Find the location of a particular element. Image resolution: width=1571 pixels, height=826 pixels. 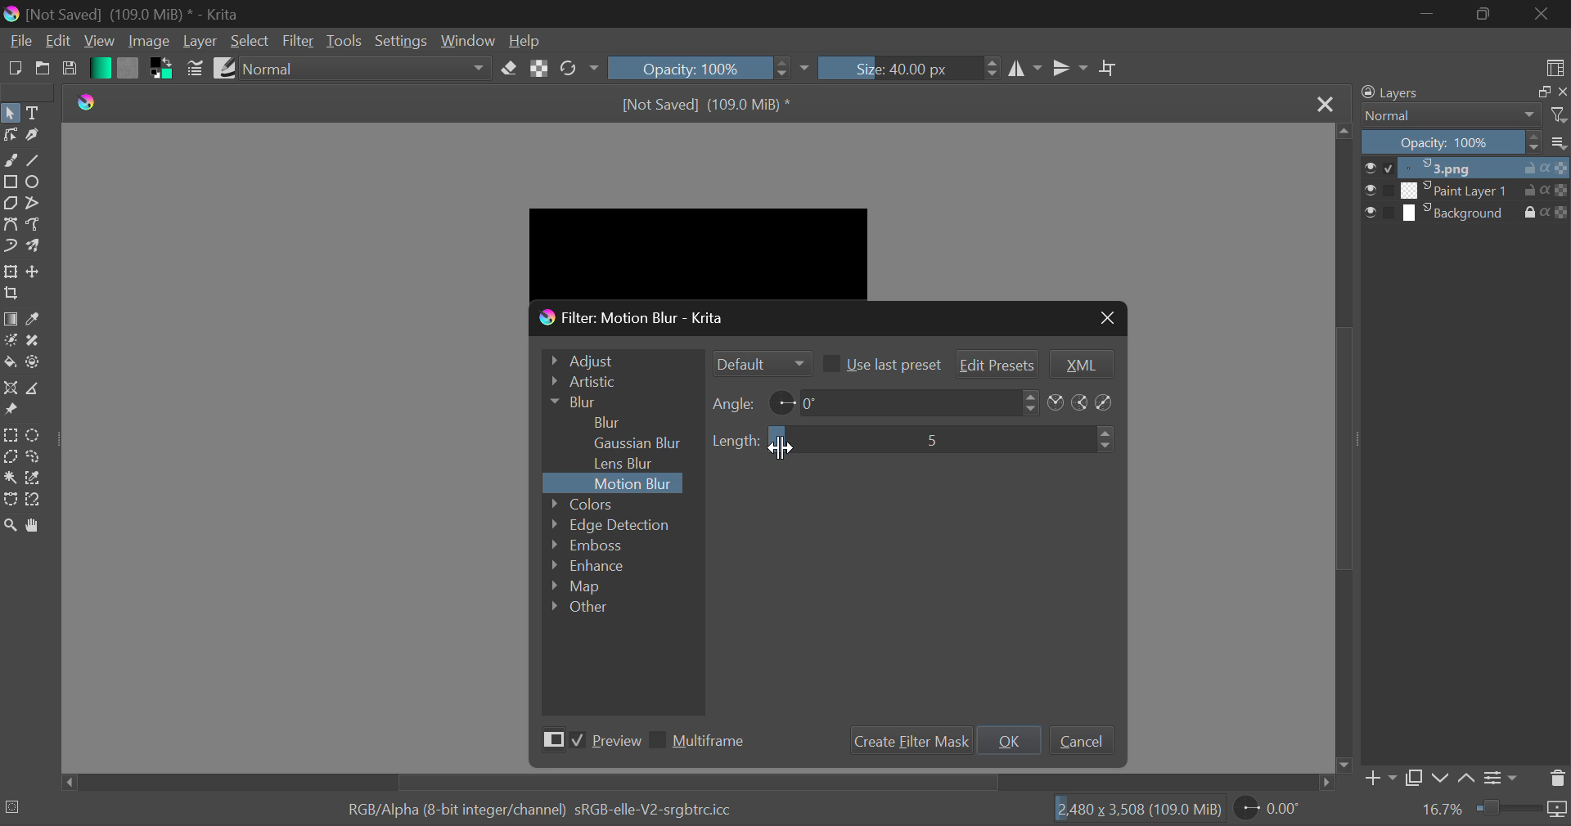

Crop is located at coordinates (1109, 69).